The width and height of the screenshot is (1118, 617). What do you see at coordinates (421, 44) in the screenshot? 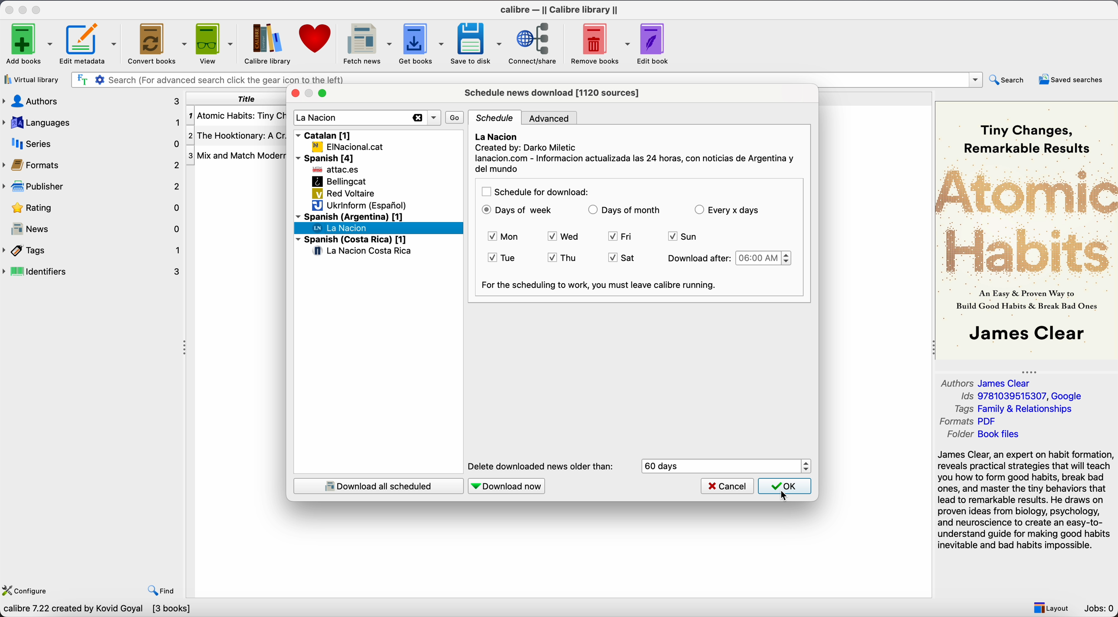
I see `get books` at bounding box center [421, 44].